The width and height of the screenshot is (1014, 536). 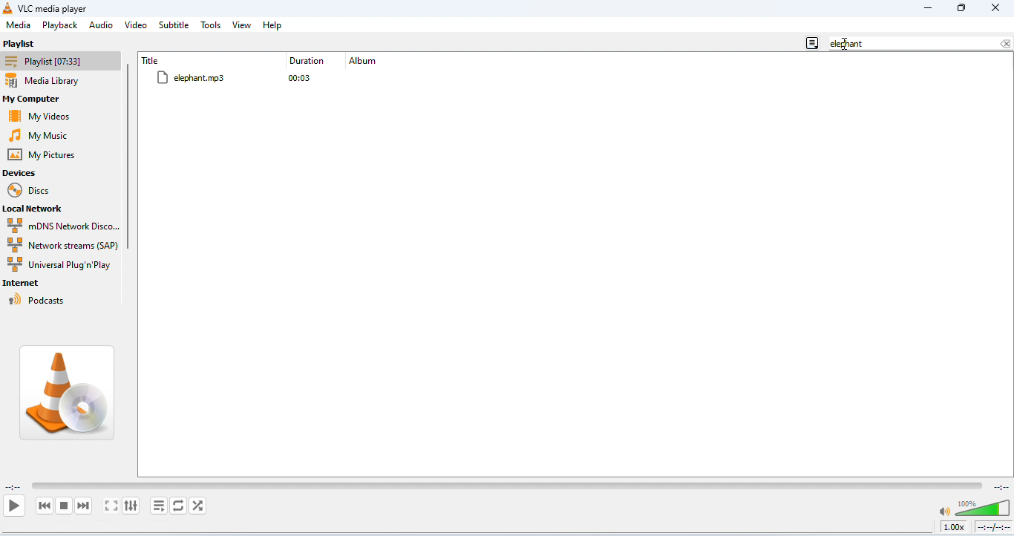 I want to click on Search: elephant, so click(x=921, y=43).